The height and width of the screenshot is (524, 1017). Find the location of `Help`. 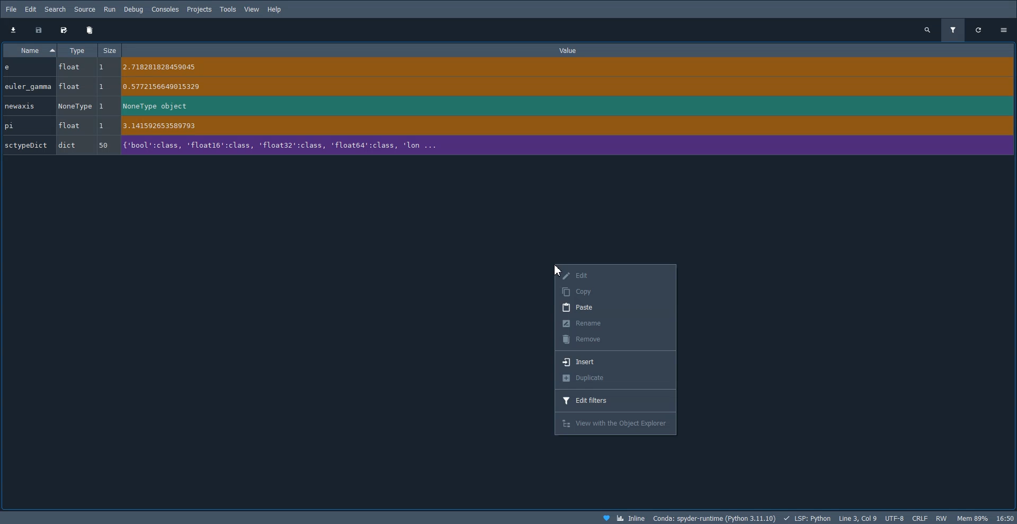

Help is located at coordinates (274, 8).